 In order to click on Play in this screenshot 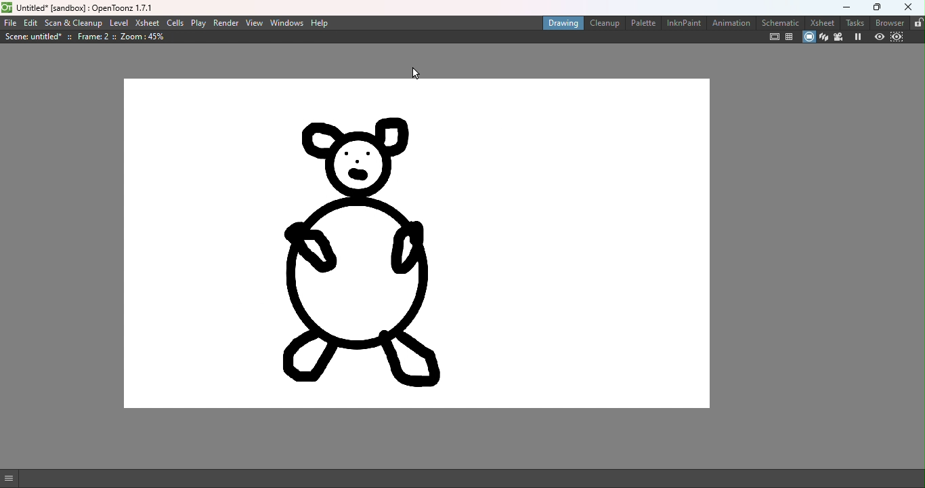, I will do `click(198, 23)`.